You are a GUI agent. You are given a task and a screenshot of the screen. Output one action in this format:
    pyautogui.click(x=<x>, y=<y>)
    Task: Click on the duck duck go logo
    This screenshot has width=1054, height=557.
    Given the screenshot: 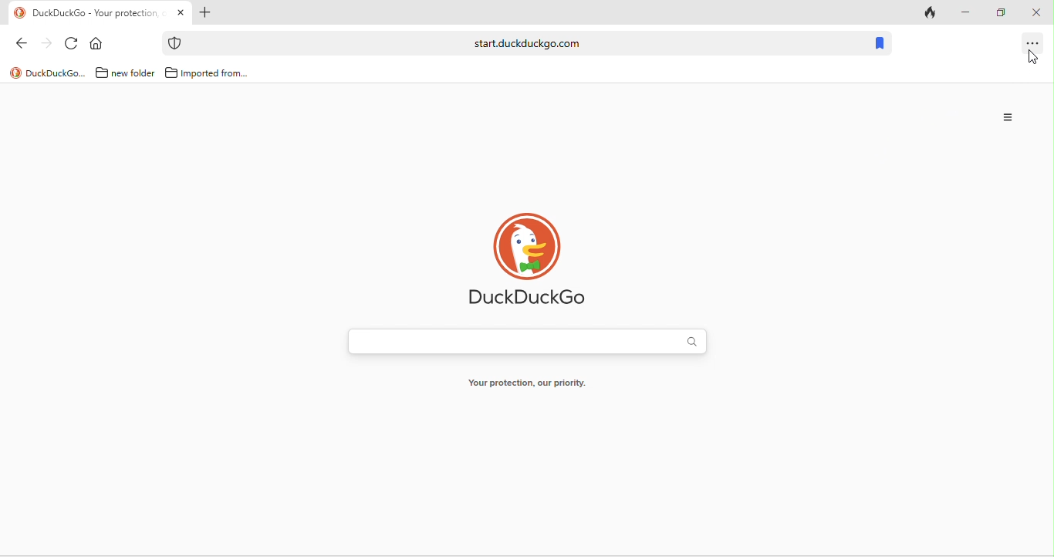 What is the action you would take?
    pyautogui.click(x=535, y=263)
    